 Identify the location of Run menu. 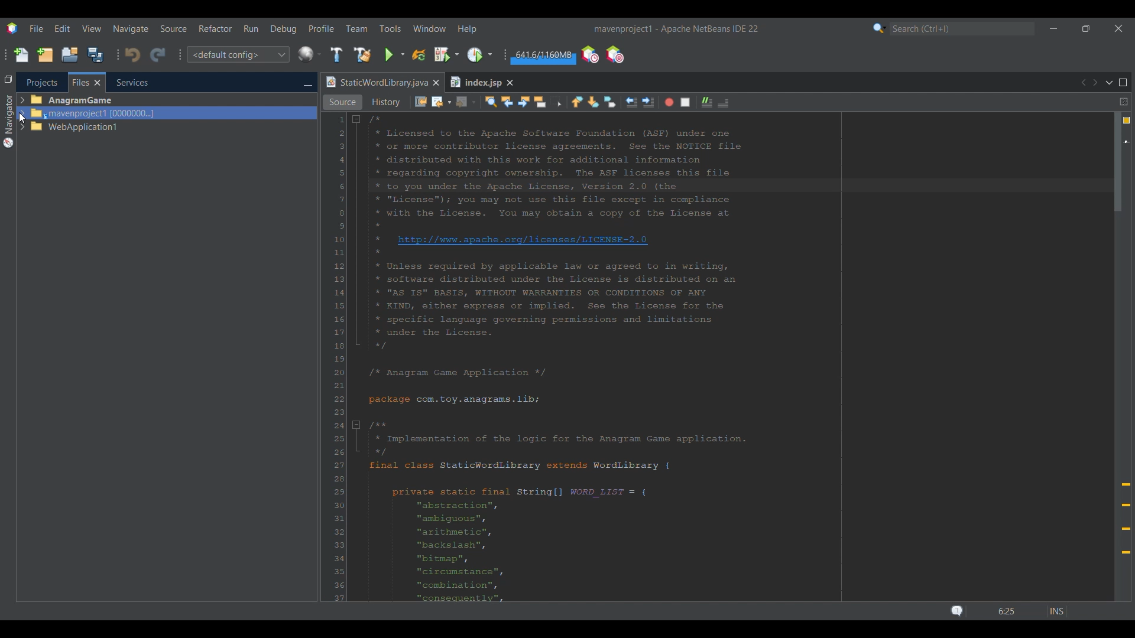
(251, 28).